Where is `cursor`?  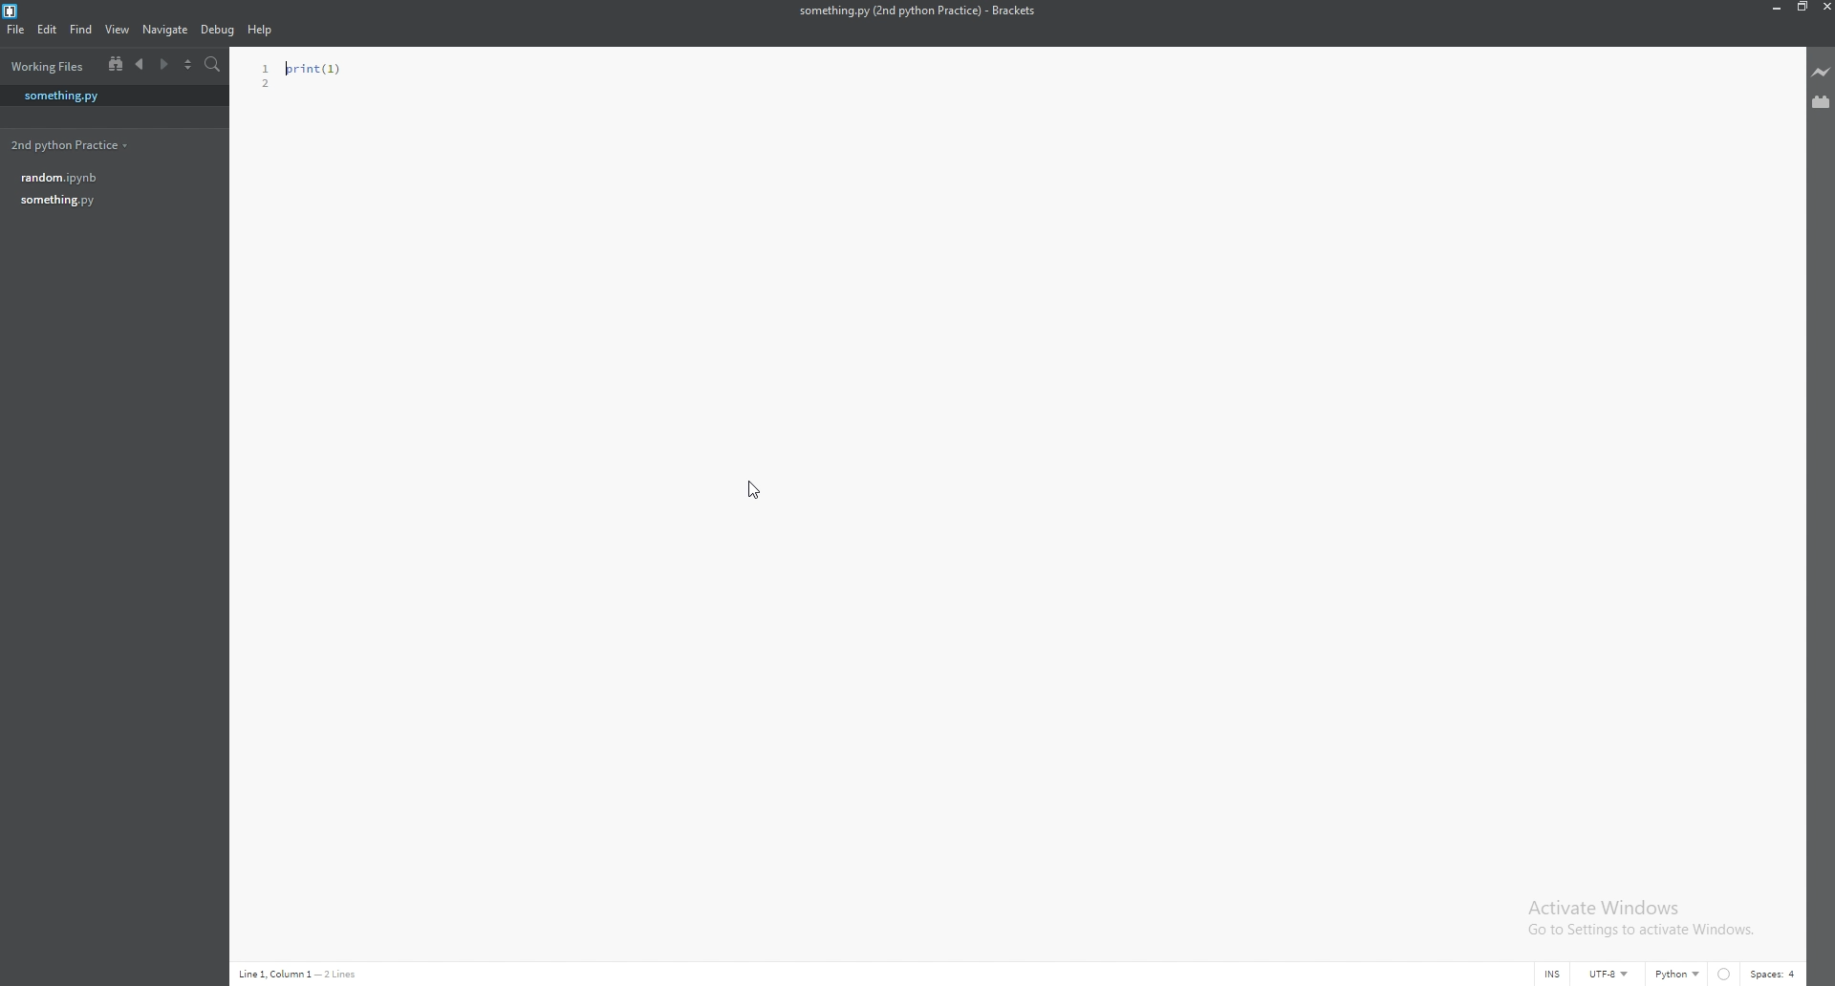
cursor is located at coordinates (751, 490).